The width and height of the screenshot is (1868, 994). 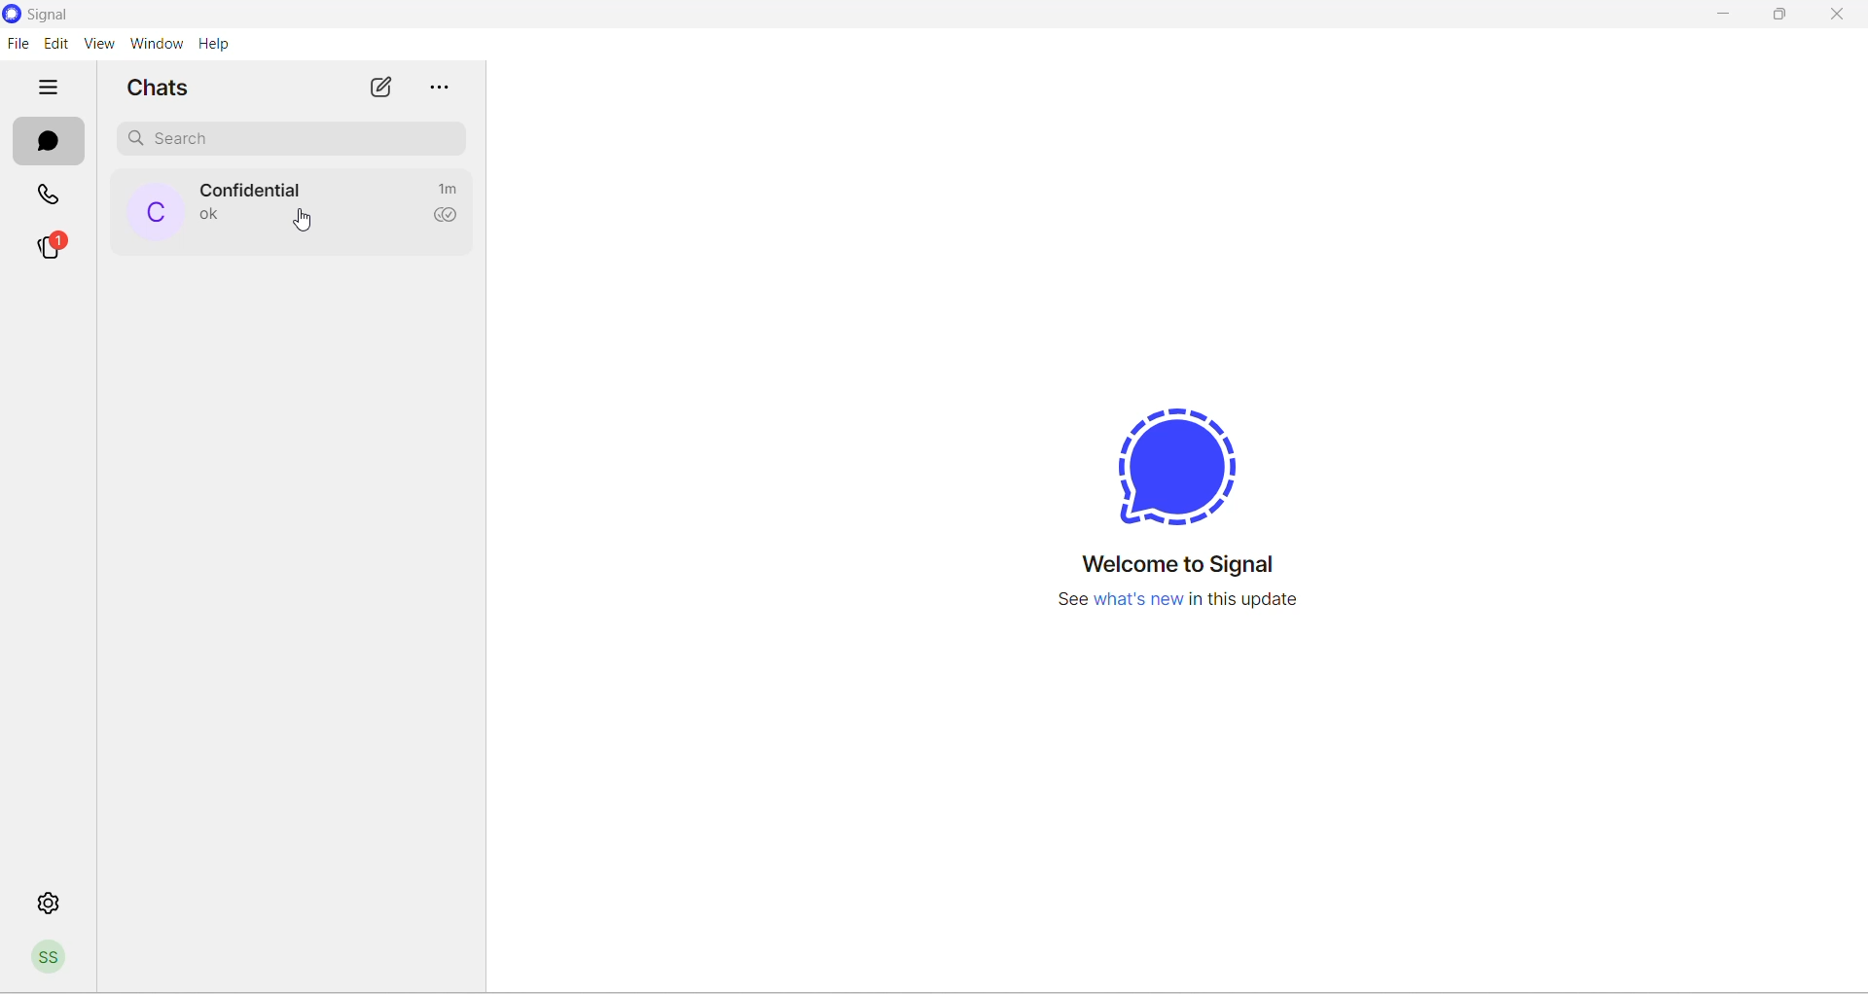 I want to click on calls, so click(x=45, y=193).